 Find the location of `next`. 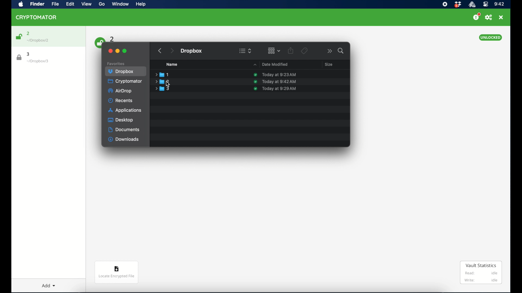

next is located at coordinates (172, 51).